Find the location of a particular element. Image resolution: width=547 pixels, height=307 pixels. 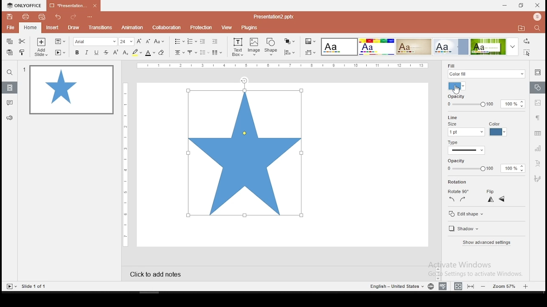

slide 1 is located at coordinates (73, 91).